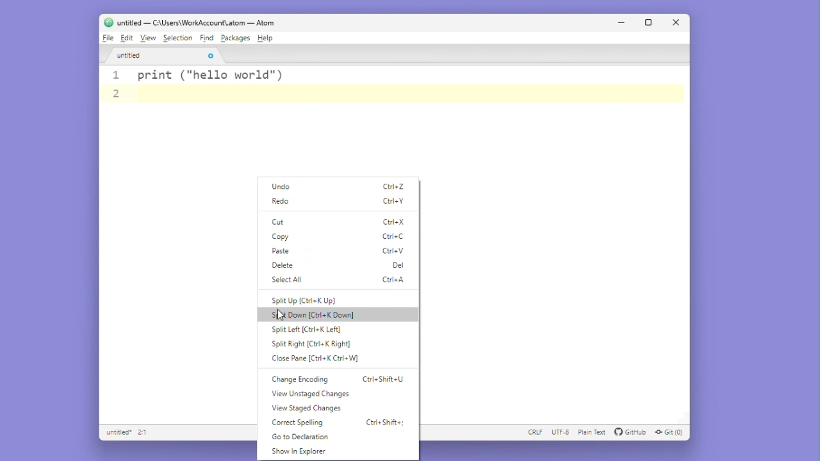 The image size is (820, 461). Describe the element at coordinates (631, 433) in the screenshot. I see `github` at that location.